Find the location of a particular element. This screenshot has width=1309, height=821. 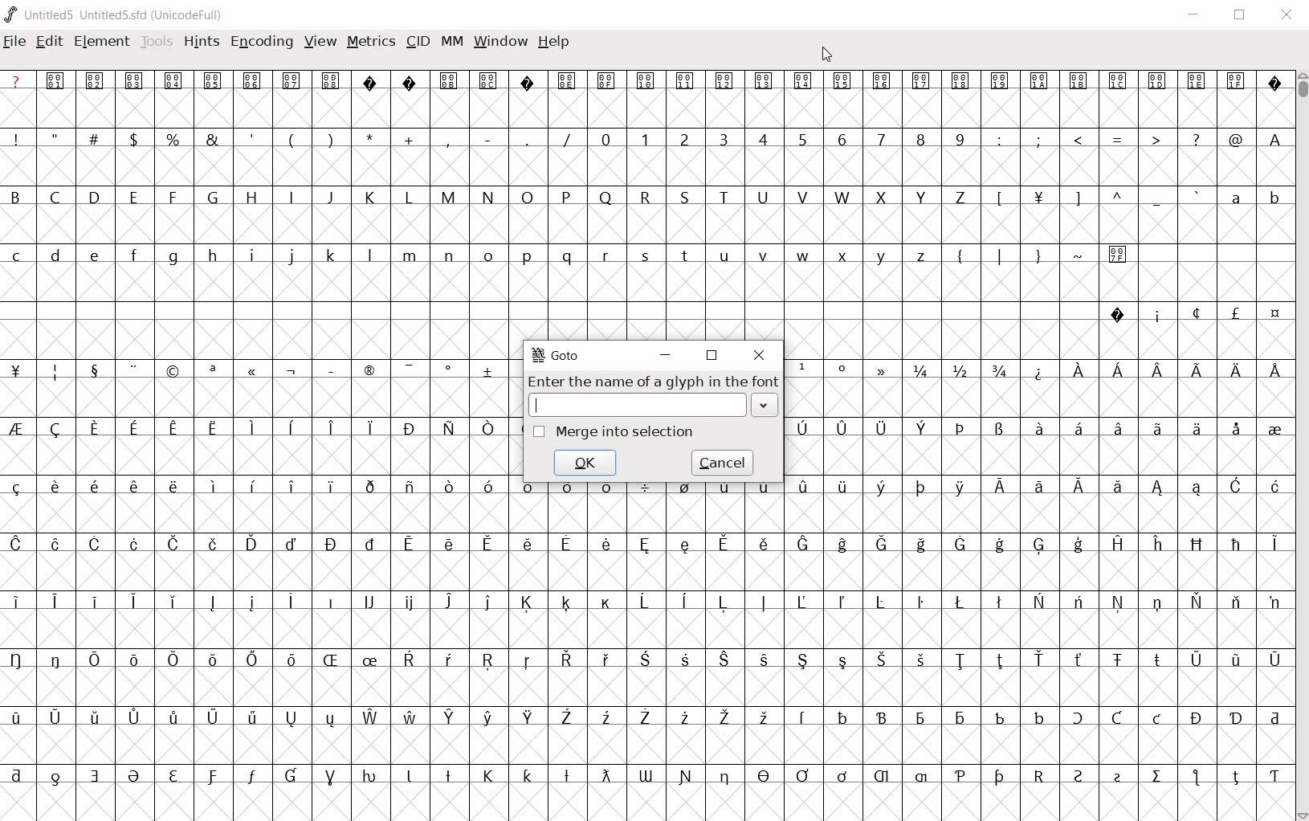

Symbol is located at coordinates (723, 490).